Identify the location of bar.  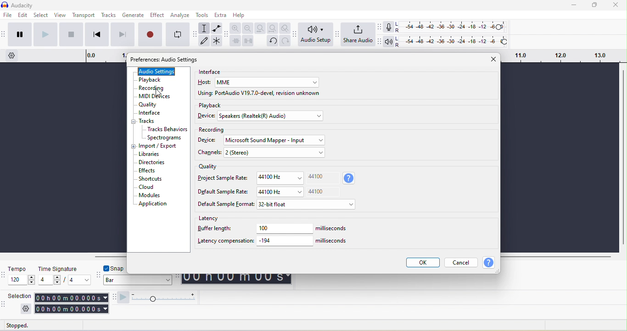
(141, 281).